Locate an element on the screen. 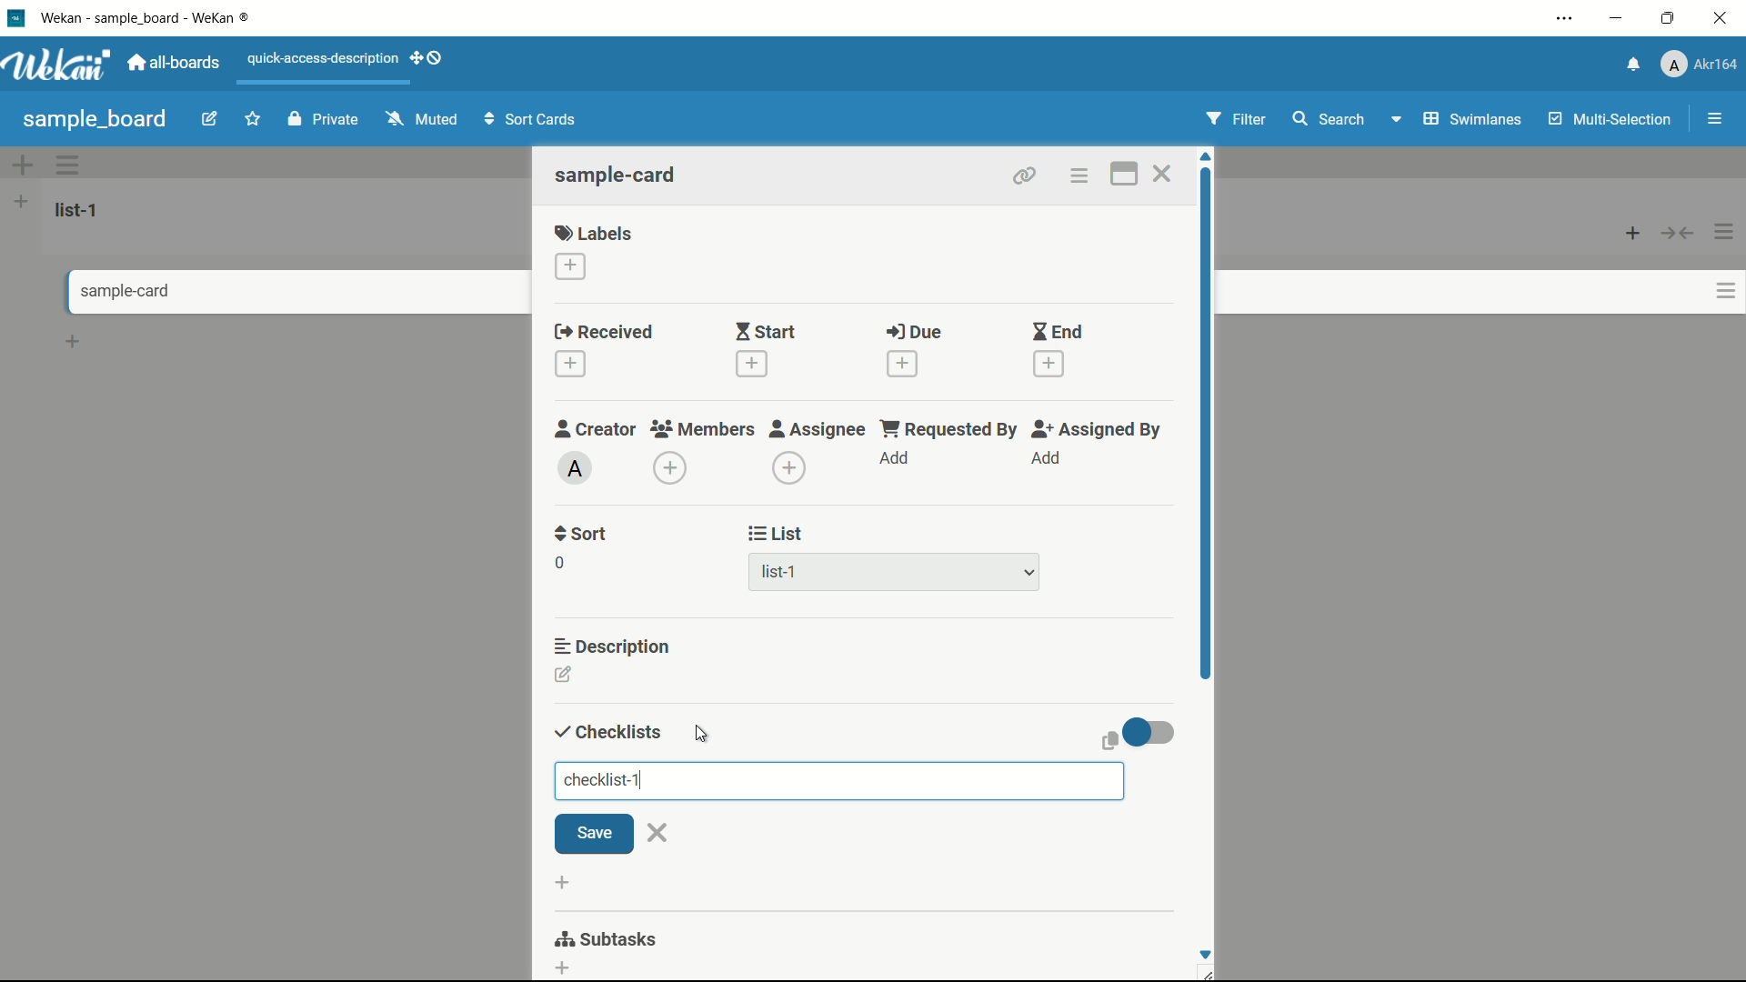 The width and height of the screenshot is (1746, 982). card name is located at coordinates (114, 292).